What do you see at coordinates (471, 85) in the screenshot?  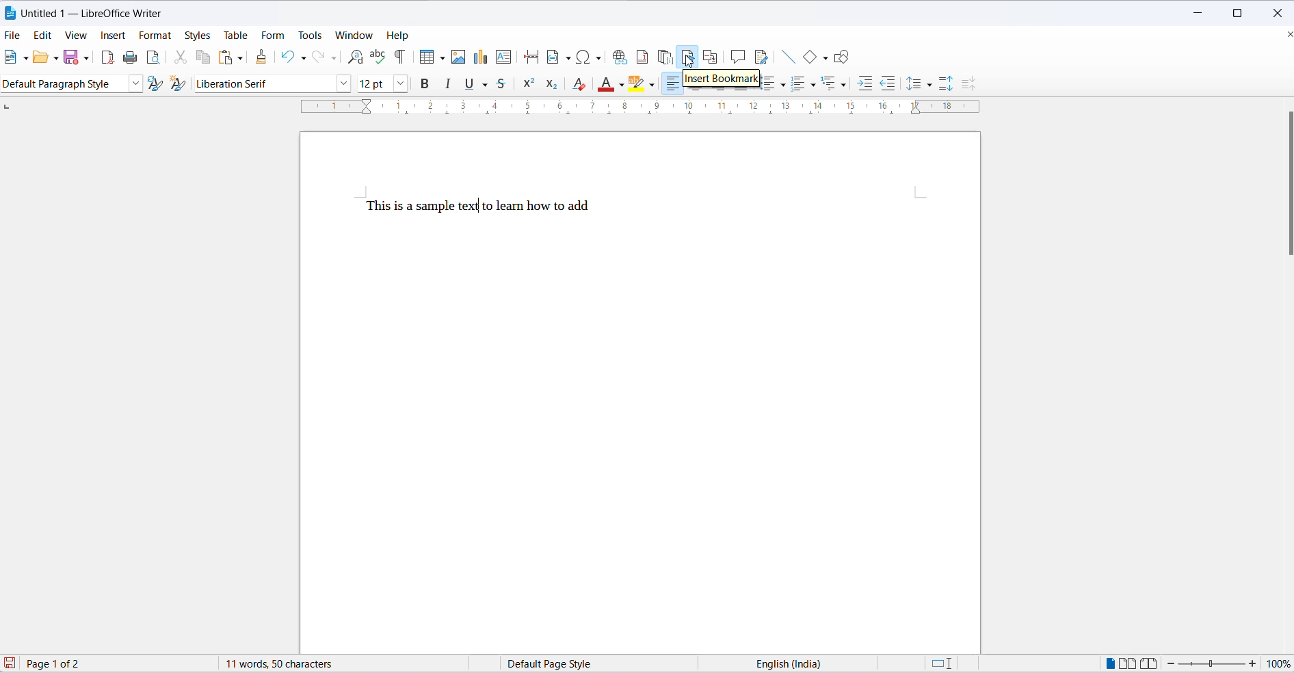 I see `underline` at bounding box center [471, 85].